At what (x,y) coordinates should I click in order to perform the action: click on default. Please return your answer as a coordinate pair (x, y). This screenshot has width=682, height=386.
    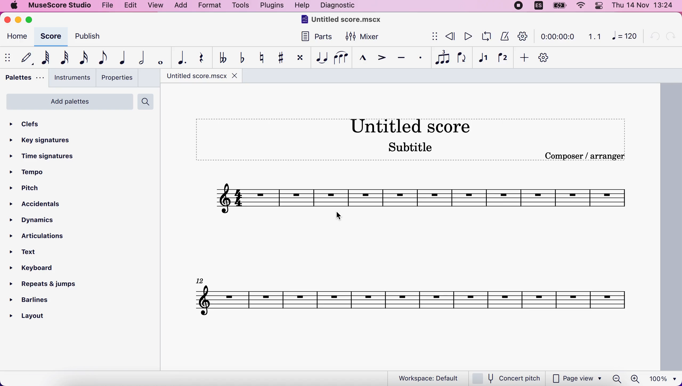
    Looking at the image, I should click on (25, 59).